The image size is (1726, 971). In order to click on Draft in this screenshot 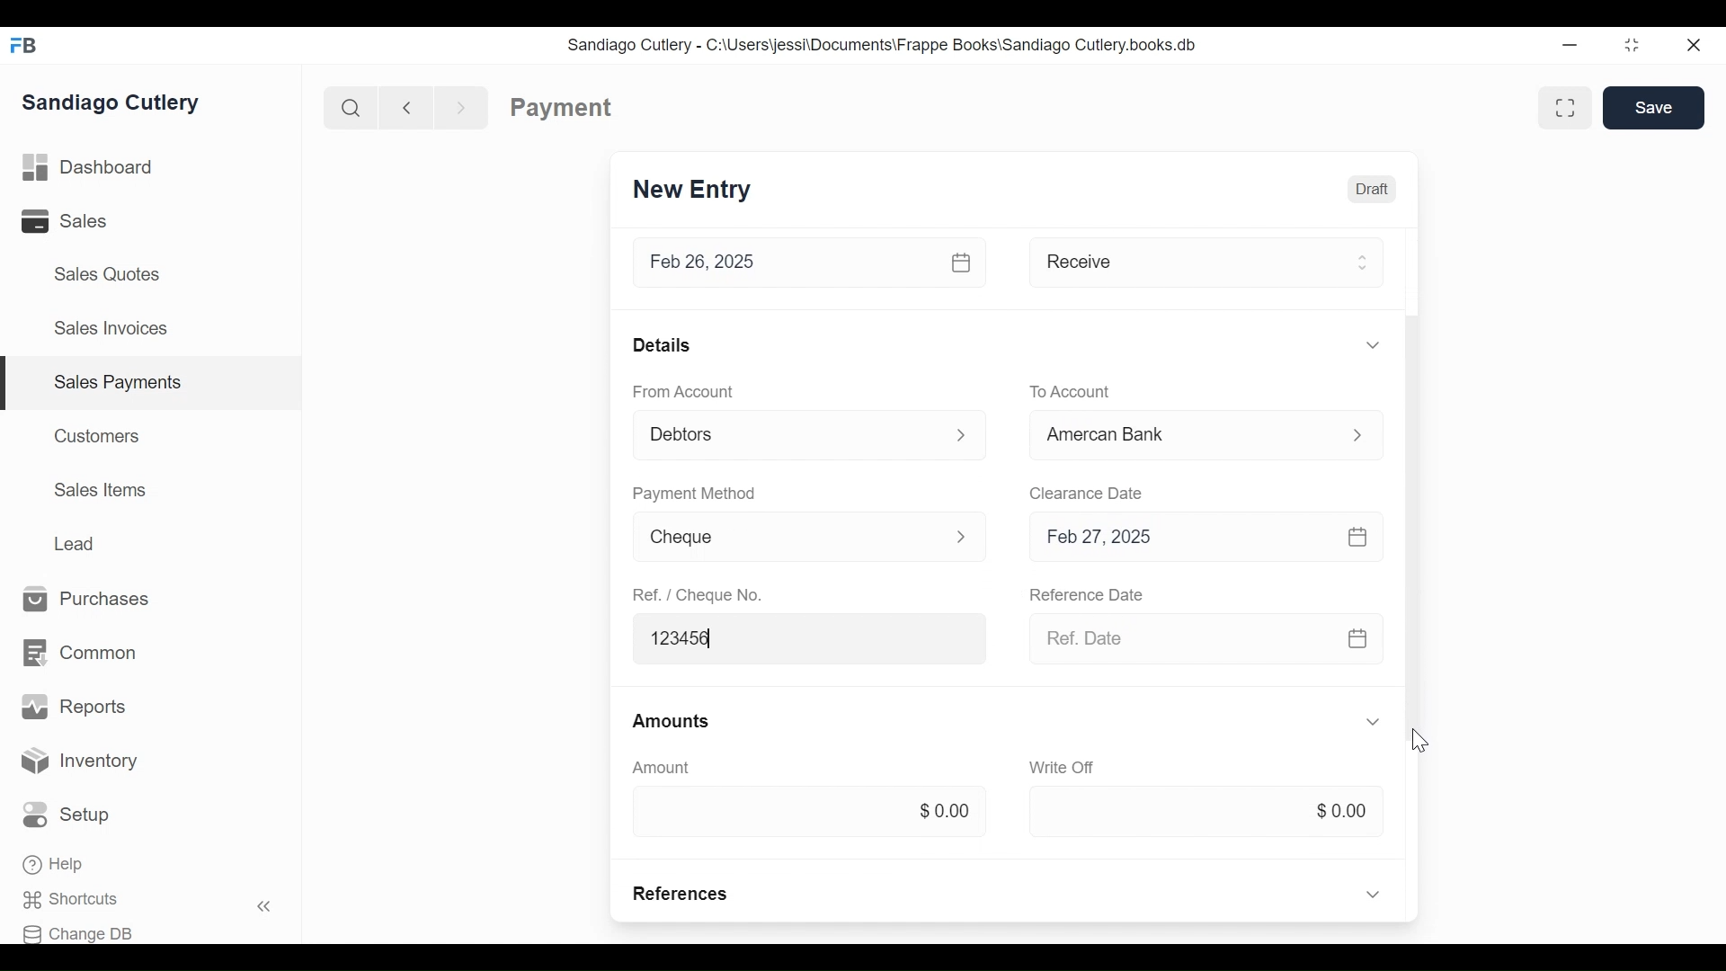, I will do `click(1371, 187)`.